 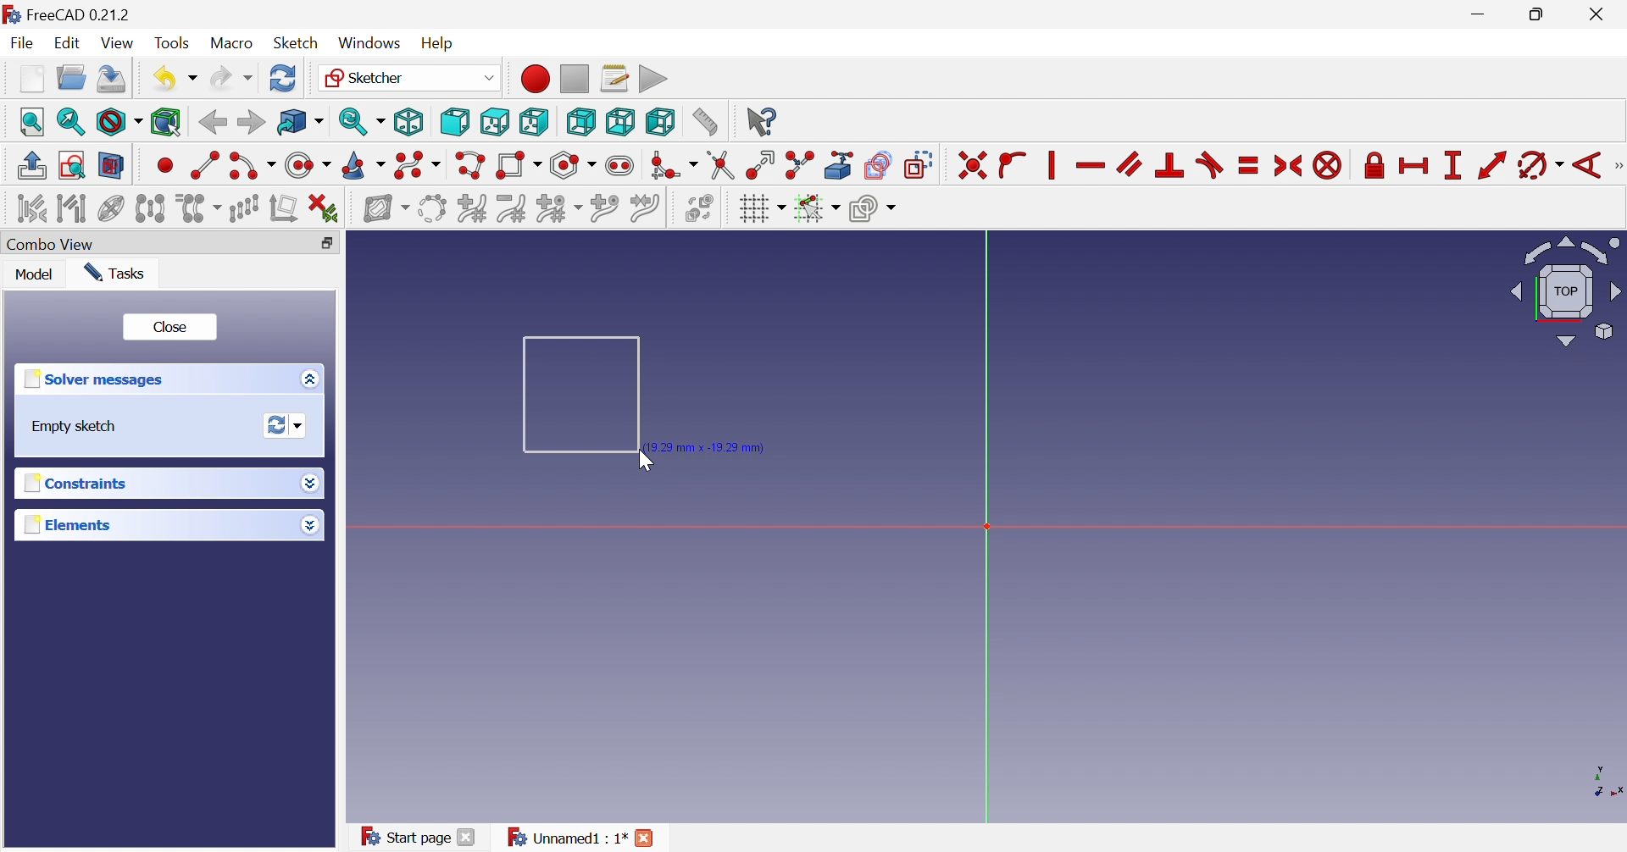 I want to click on 19.29mm, -19.29mm, so click(x=708, y=447).